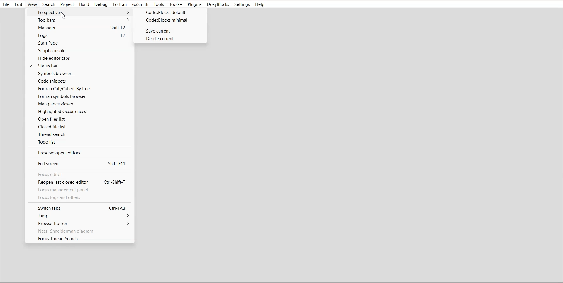  I want to click on Settings, so click(242, 4).